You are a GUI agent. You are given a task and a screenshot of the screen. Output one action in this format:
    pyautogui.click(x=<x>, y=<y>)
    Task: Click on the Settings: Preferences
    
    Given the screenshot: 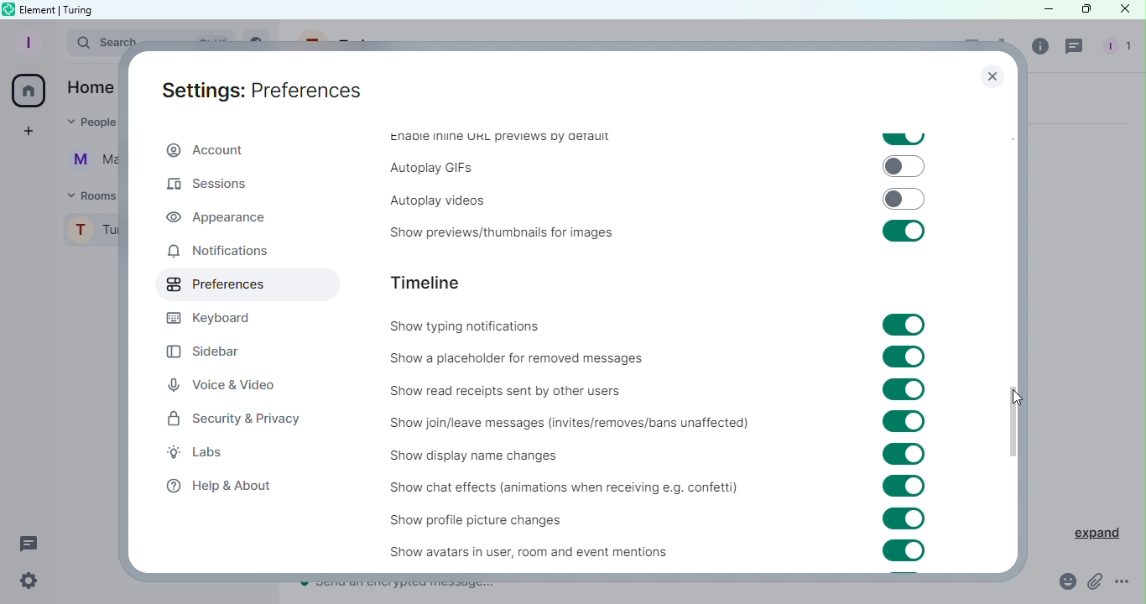 What is the action you would take?
    pyautogui.click(x=255, y=92)
    